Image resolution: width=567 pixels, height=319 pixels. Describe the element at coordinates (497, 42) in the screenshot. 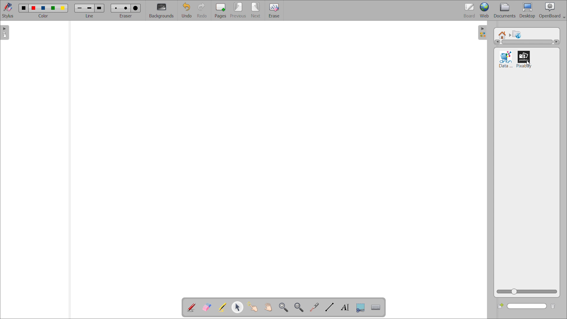

I see `scroll left` at that location.